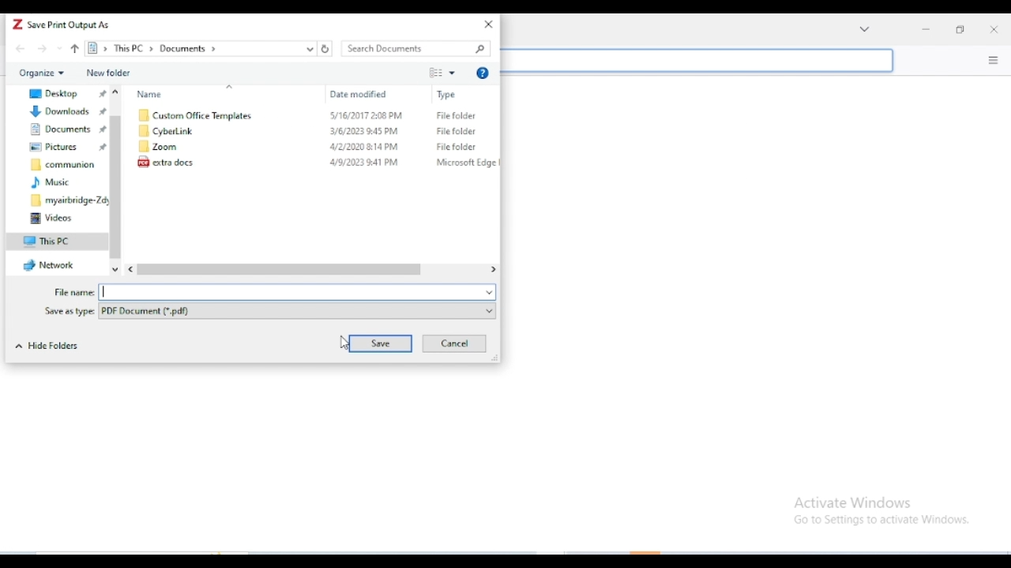 The width and height of the screenshot is (1011, 568). I want to click on Save as type:, so click(69, 312).